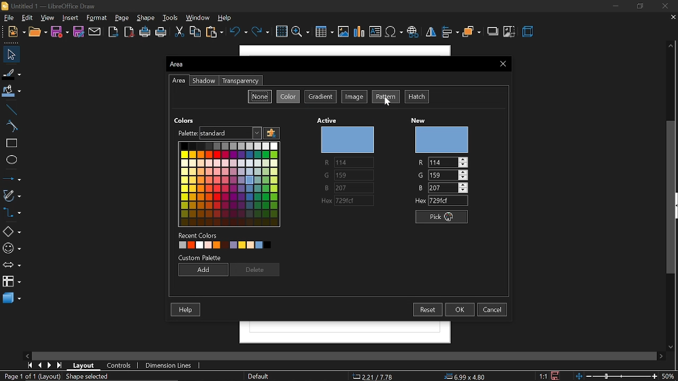 This screenshot has width=678, height=381. What do you see at coordinates (421, 187) in the screenshot?
I see `B` at bounding box center [421, 187].